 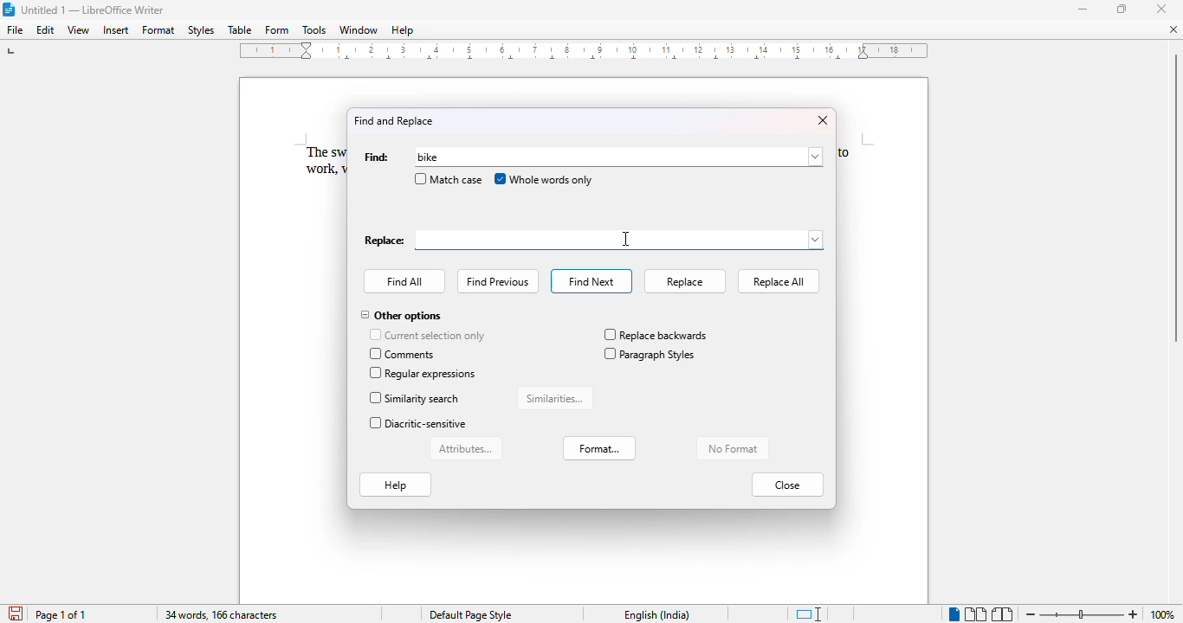 I want to click on standard selection, so click(x=809, y=614).